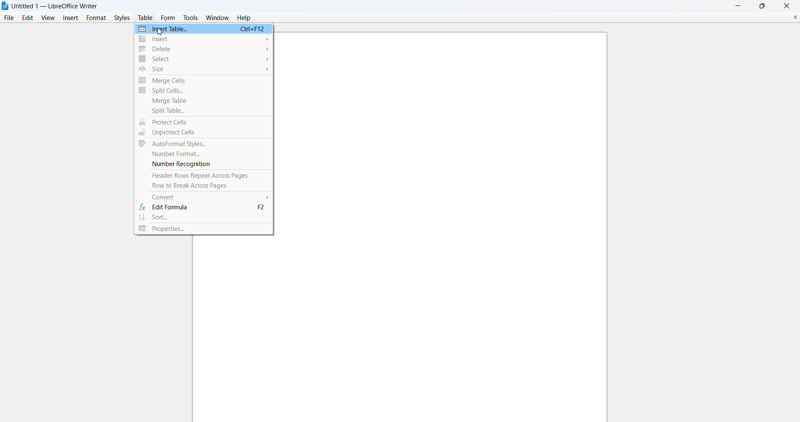 The height and width of the screenshot is (422, 800). I want to click on view, so click(47, 17).